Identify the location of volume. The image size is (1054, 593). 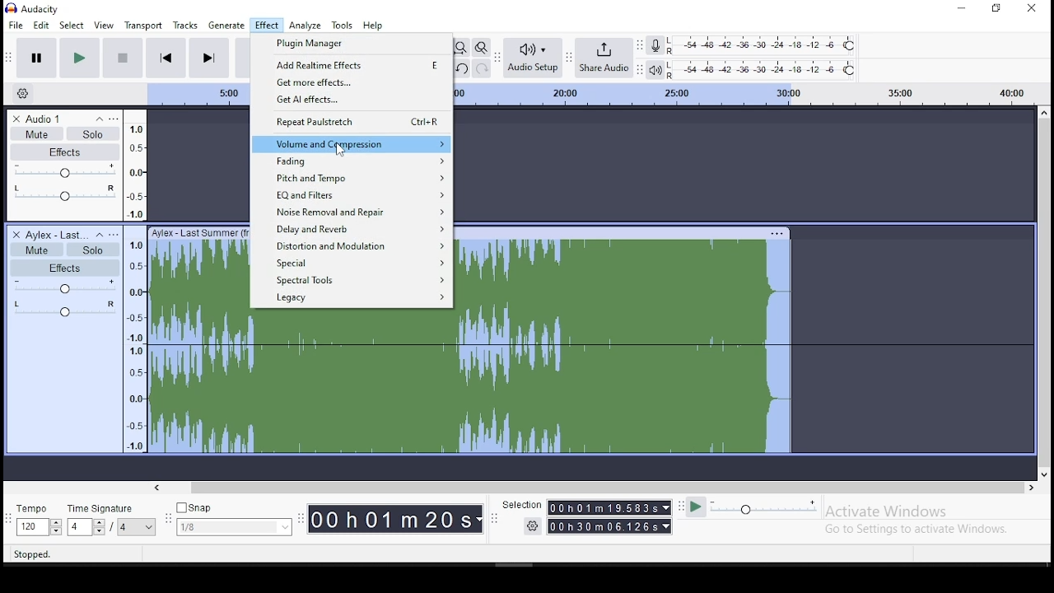
(63, 171).